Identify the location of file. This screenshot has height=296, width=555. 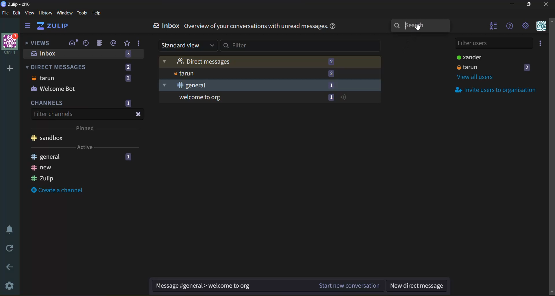
(5, 13).